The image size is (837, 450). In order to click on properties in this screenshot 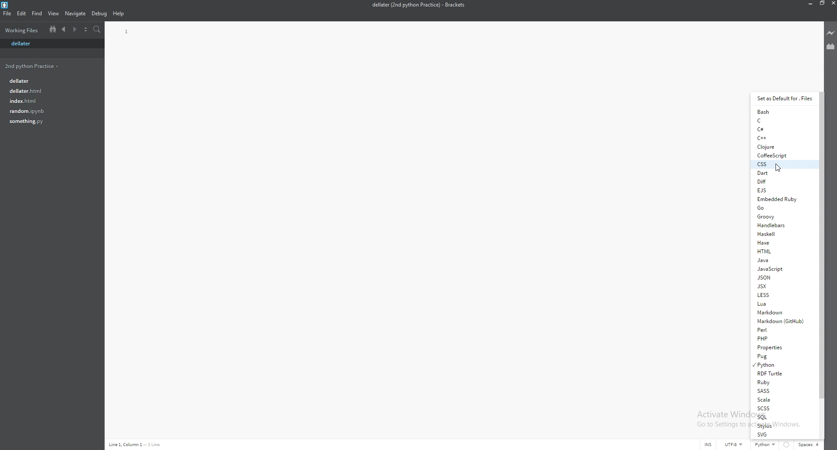, I will do `click(784, 348)`.